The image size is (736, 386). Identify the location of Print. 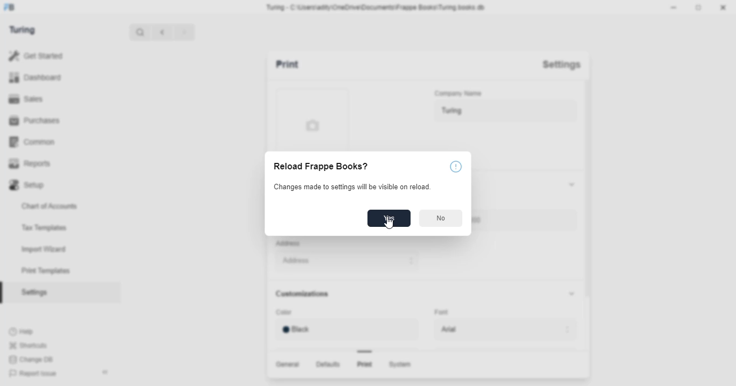
(363, 366).